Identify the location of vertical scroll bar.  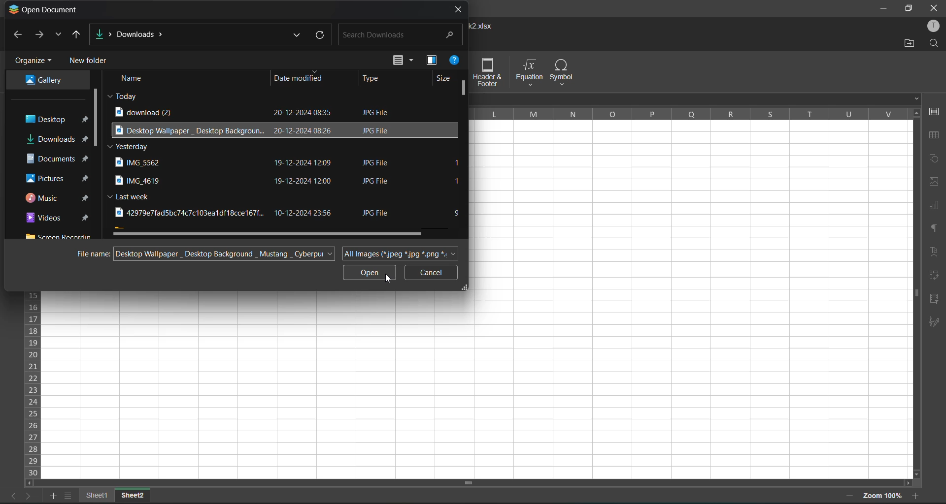
(914, 232).